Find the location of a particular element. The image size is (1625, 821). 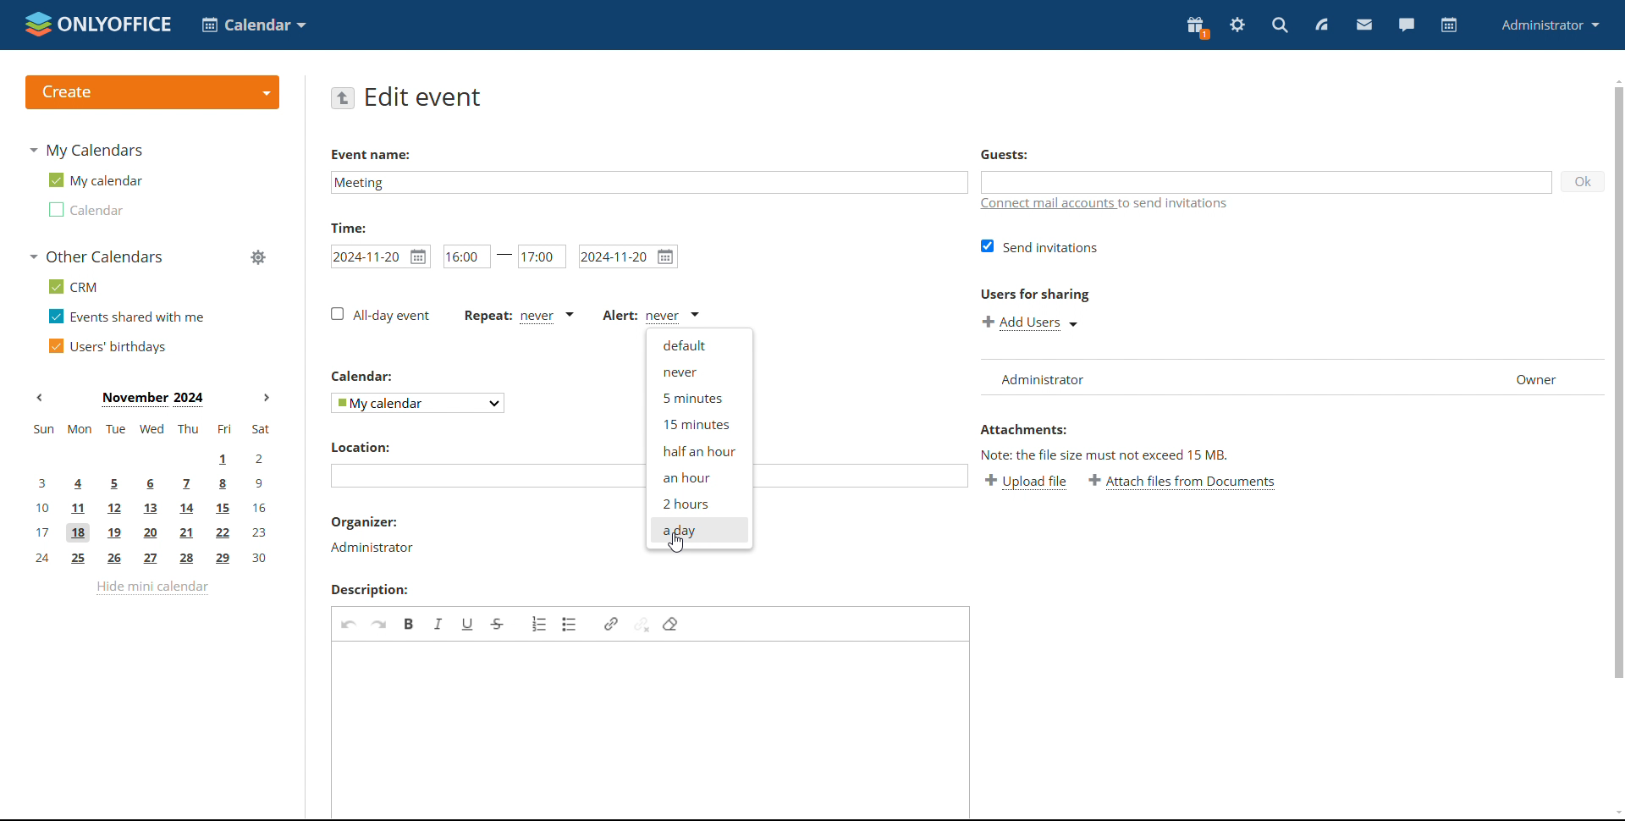

search is located at coordinates (1278, 25).